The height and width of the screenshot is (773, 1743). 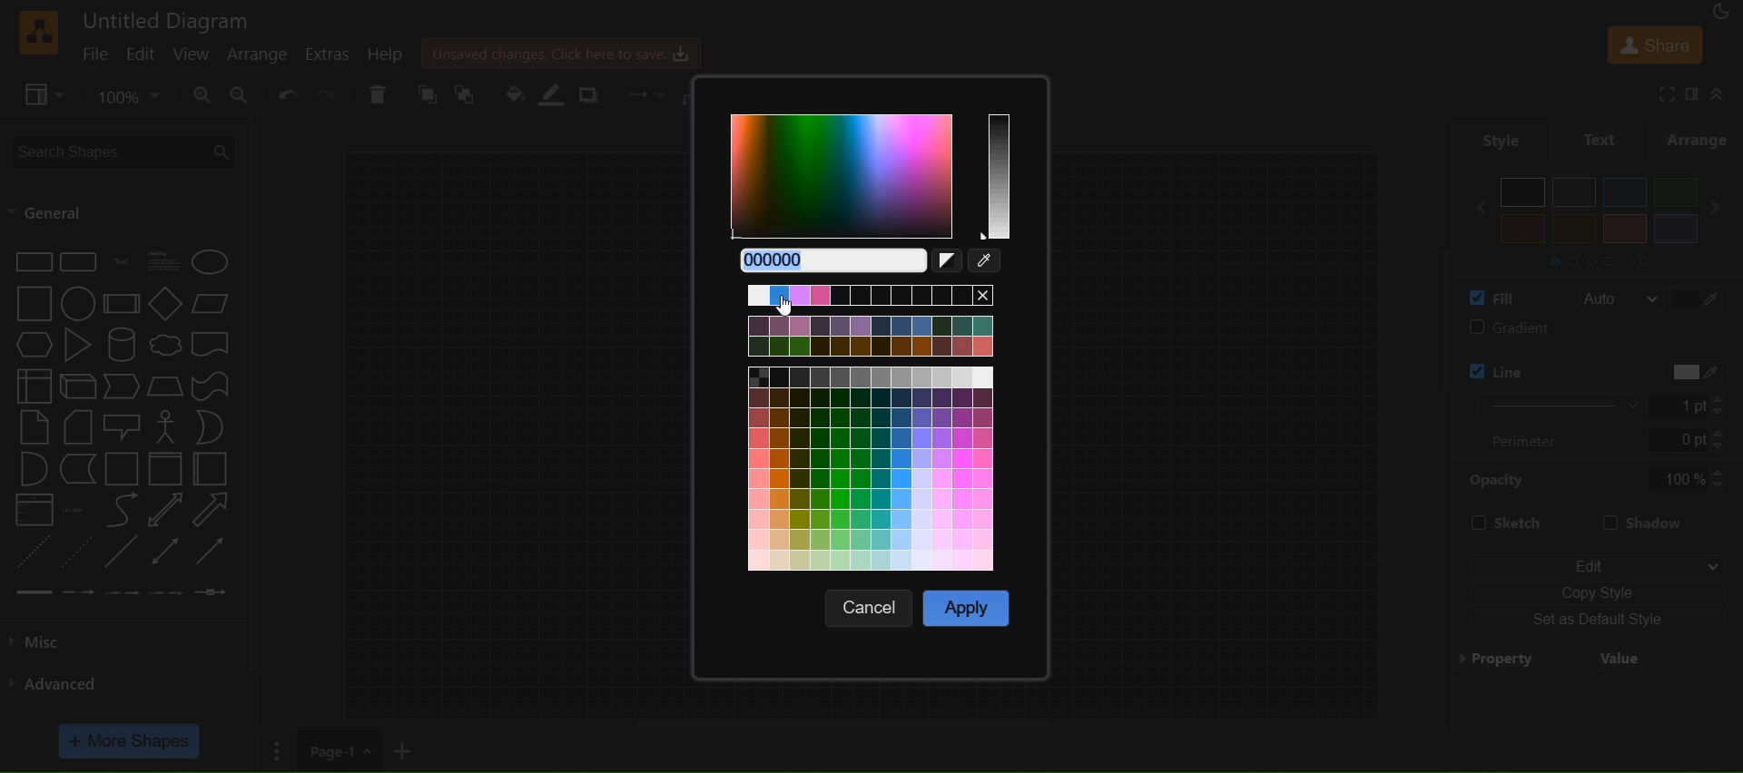 I want to click on undo, so click(x=290, y=93).